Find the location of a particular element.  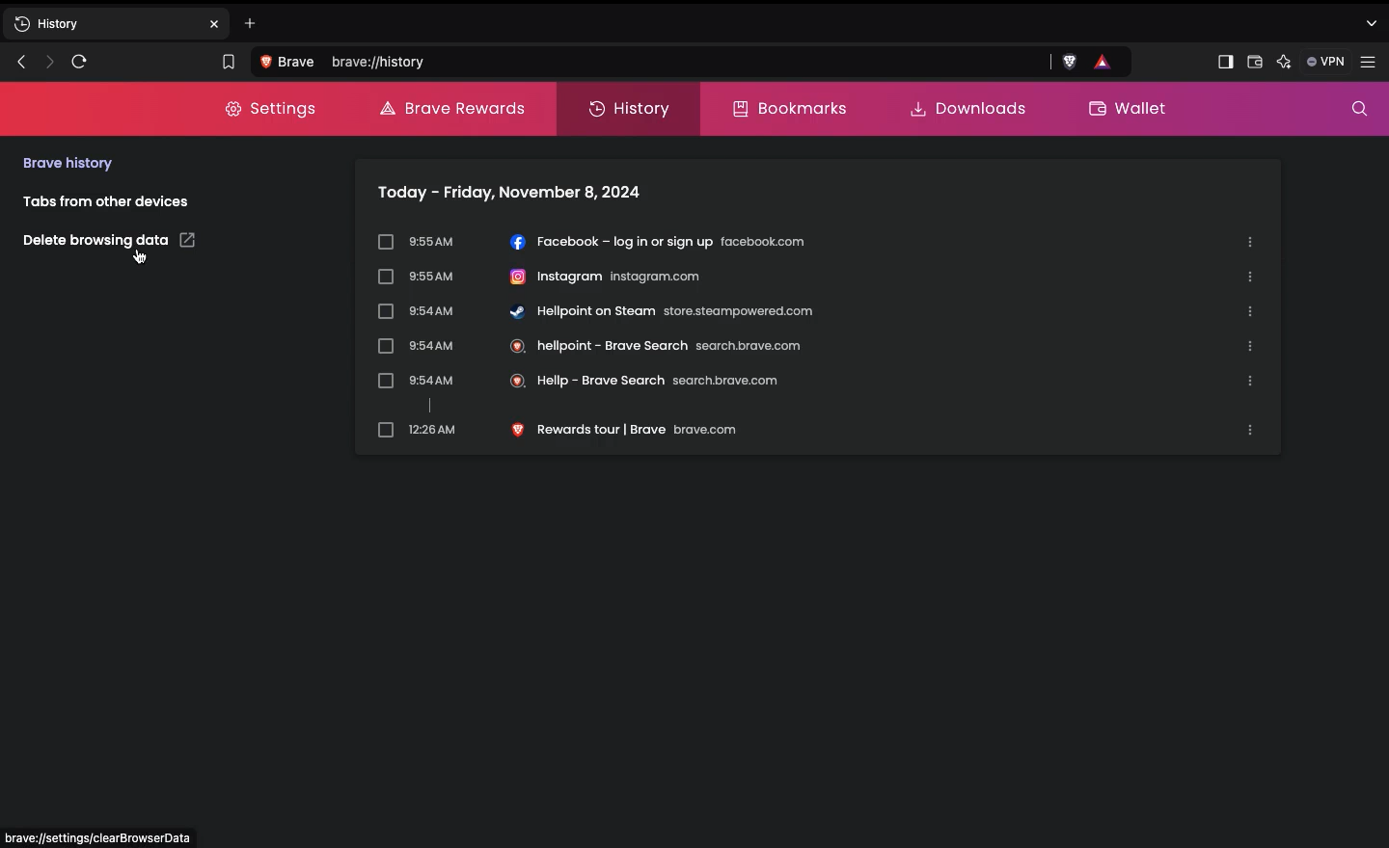

Address is located at coordinates (110, 835).